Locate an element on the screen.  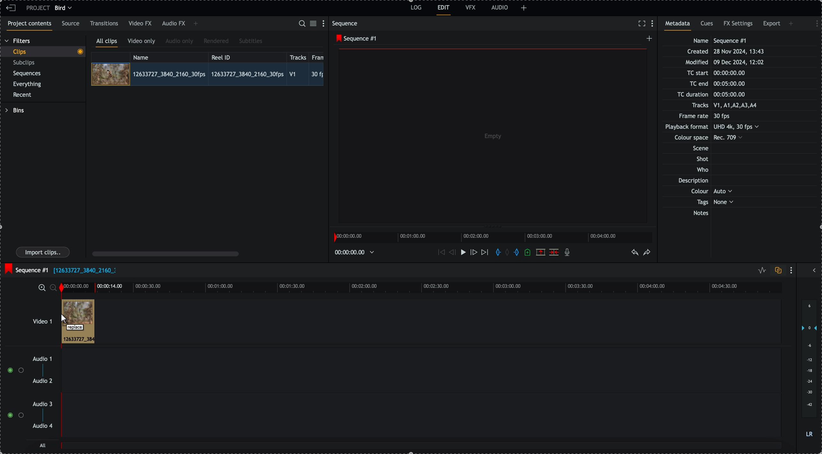
show settings menu is located at coordinates (654, 24).